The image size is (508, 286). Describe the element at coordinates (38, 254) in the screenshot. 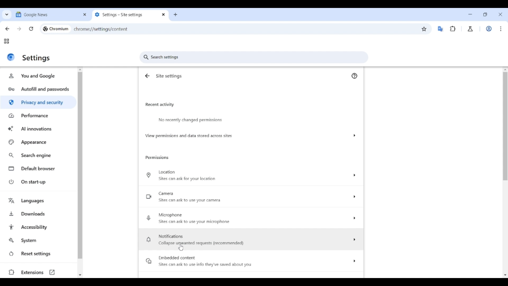

I see `Reset settings` at that location.